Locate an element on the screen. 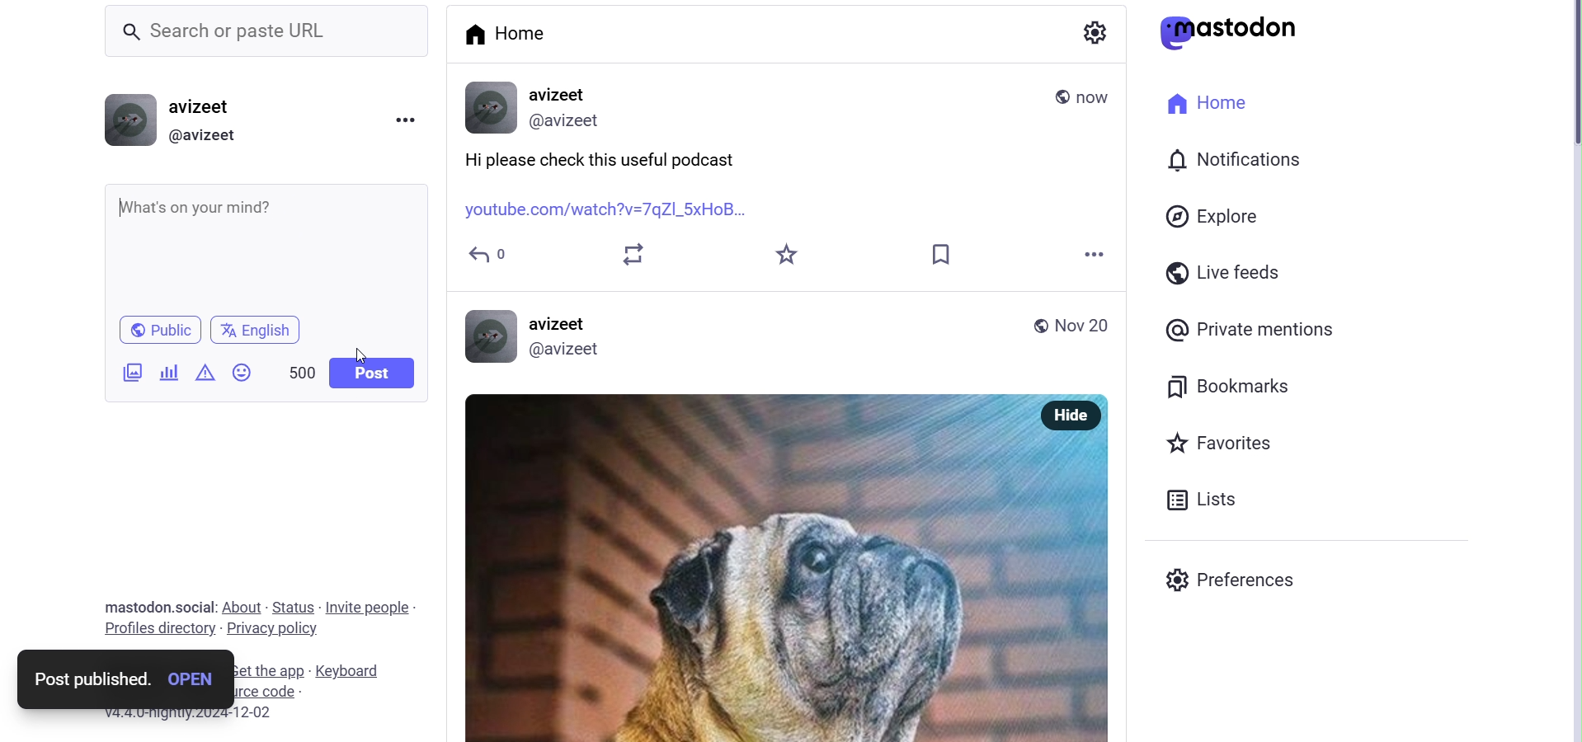 The height and width of the screenshot is (742, 1582). Search or paste URL is located at coordinates (268, 31).